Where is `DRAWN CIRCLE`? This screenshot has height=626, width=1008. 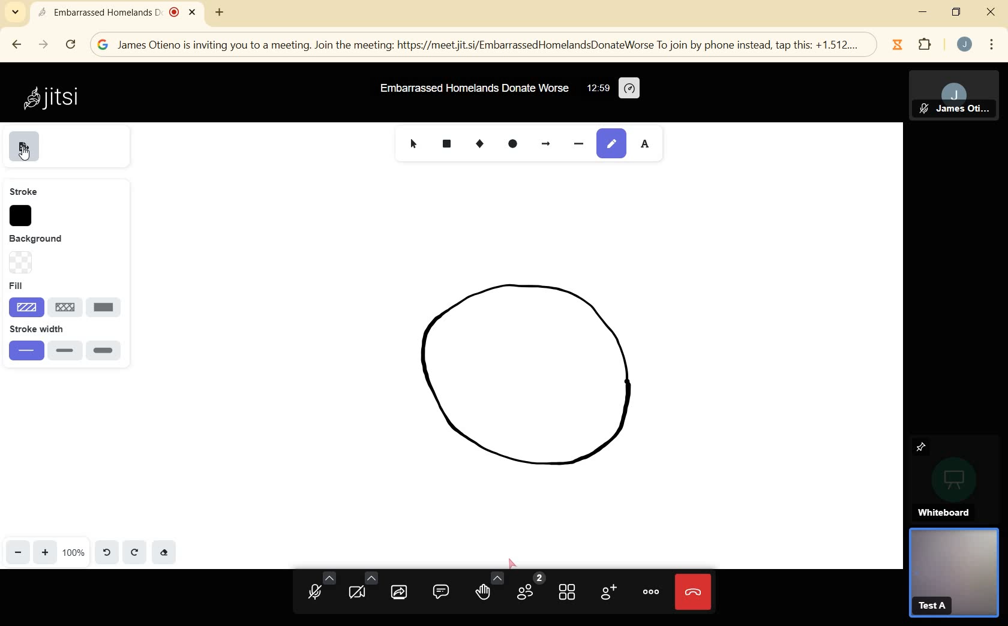
DRAWN CIRCLE is located at coordinates (532, 381).